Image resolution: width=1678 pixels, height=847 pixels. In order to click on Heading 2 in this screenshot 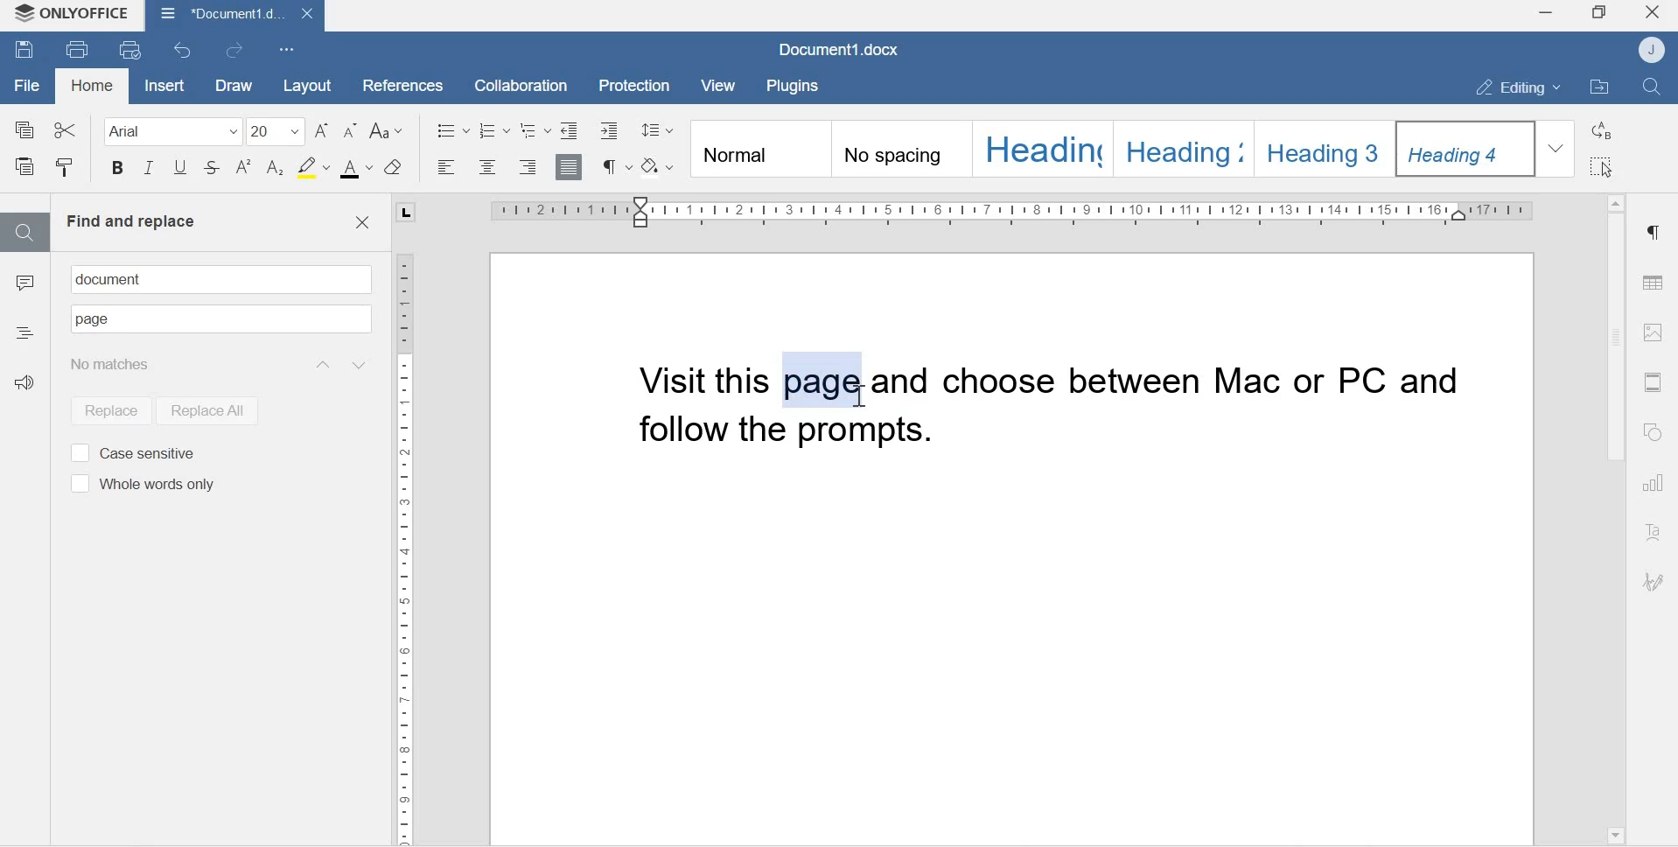, I will do `click(1185, 147)`.